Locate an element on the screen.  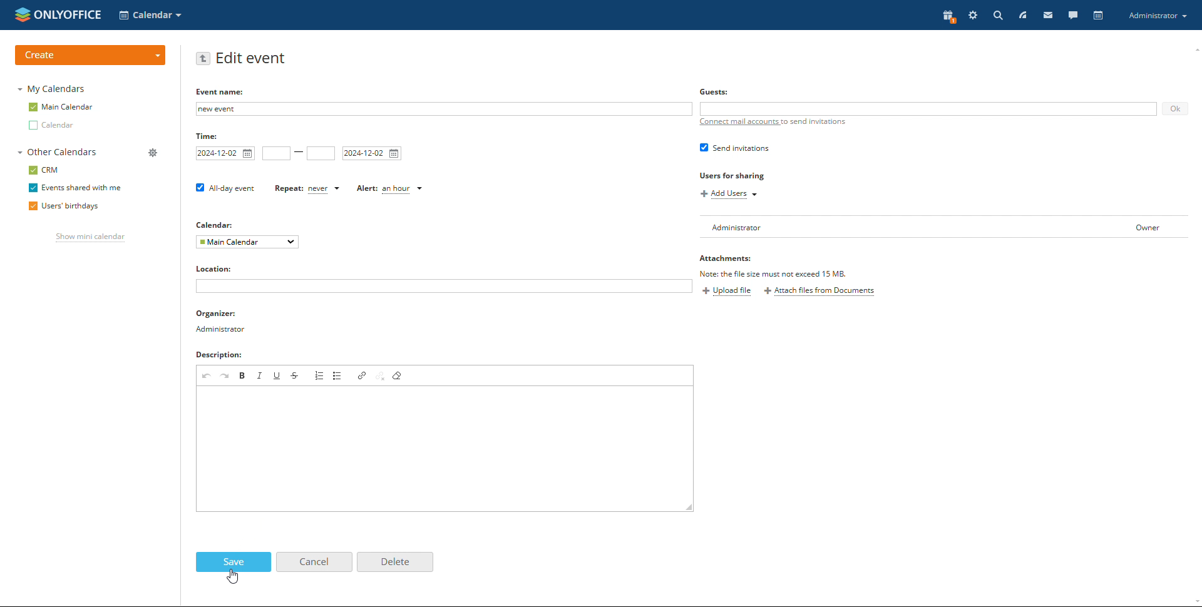
upload file is located at coordinates (728, 293).